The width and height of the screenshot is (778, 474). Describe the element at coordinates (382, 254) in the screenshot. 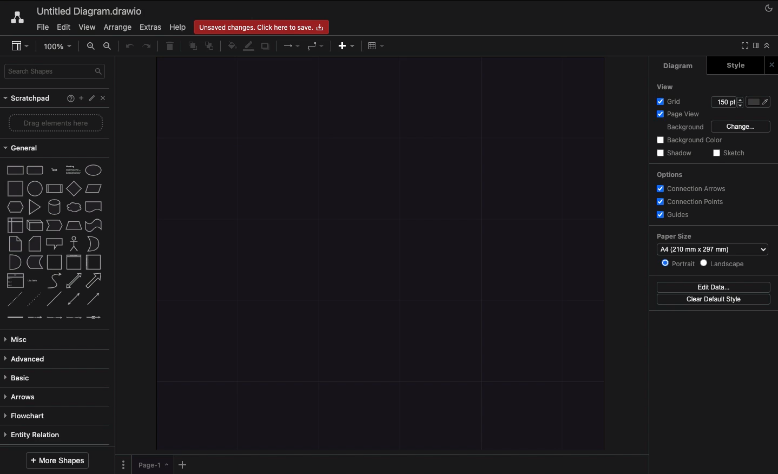

I see `Changed` at that location.